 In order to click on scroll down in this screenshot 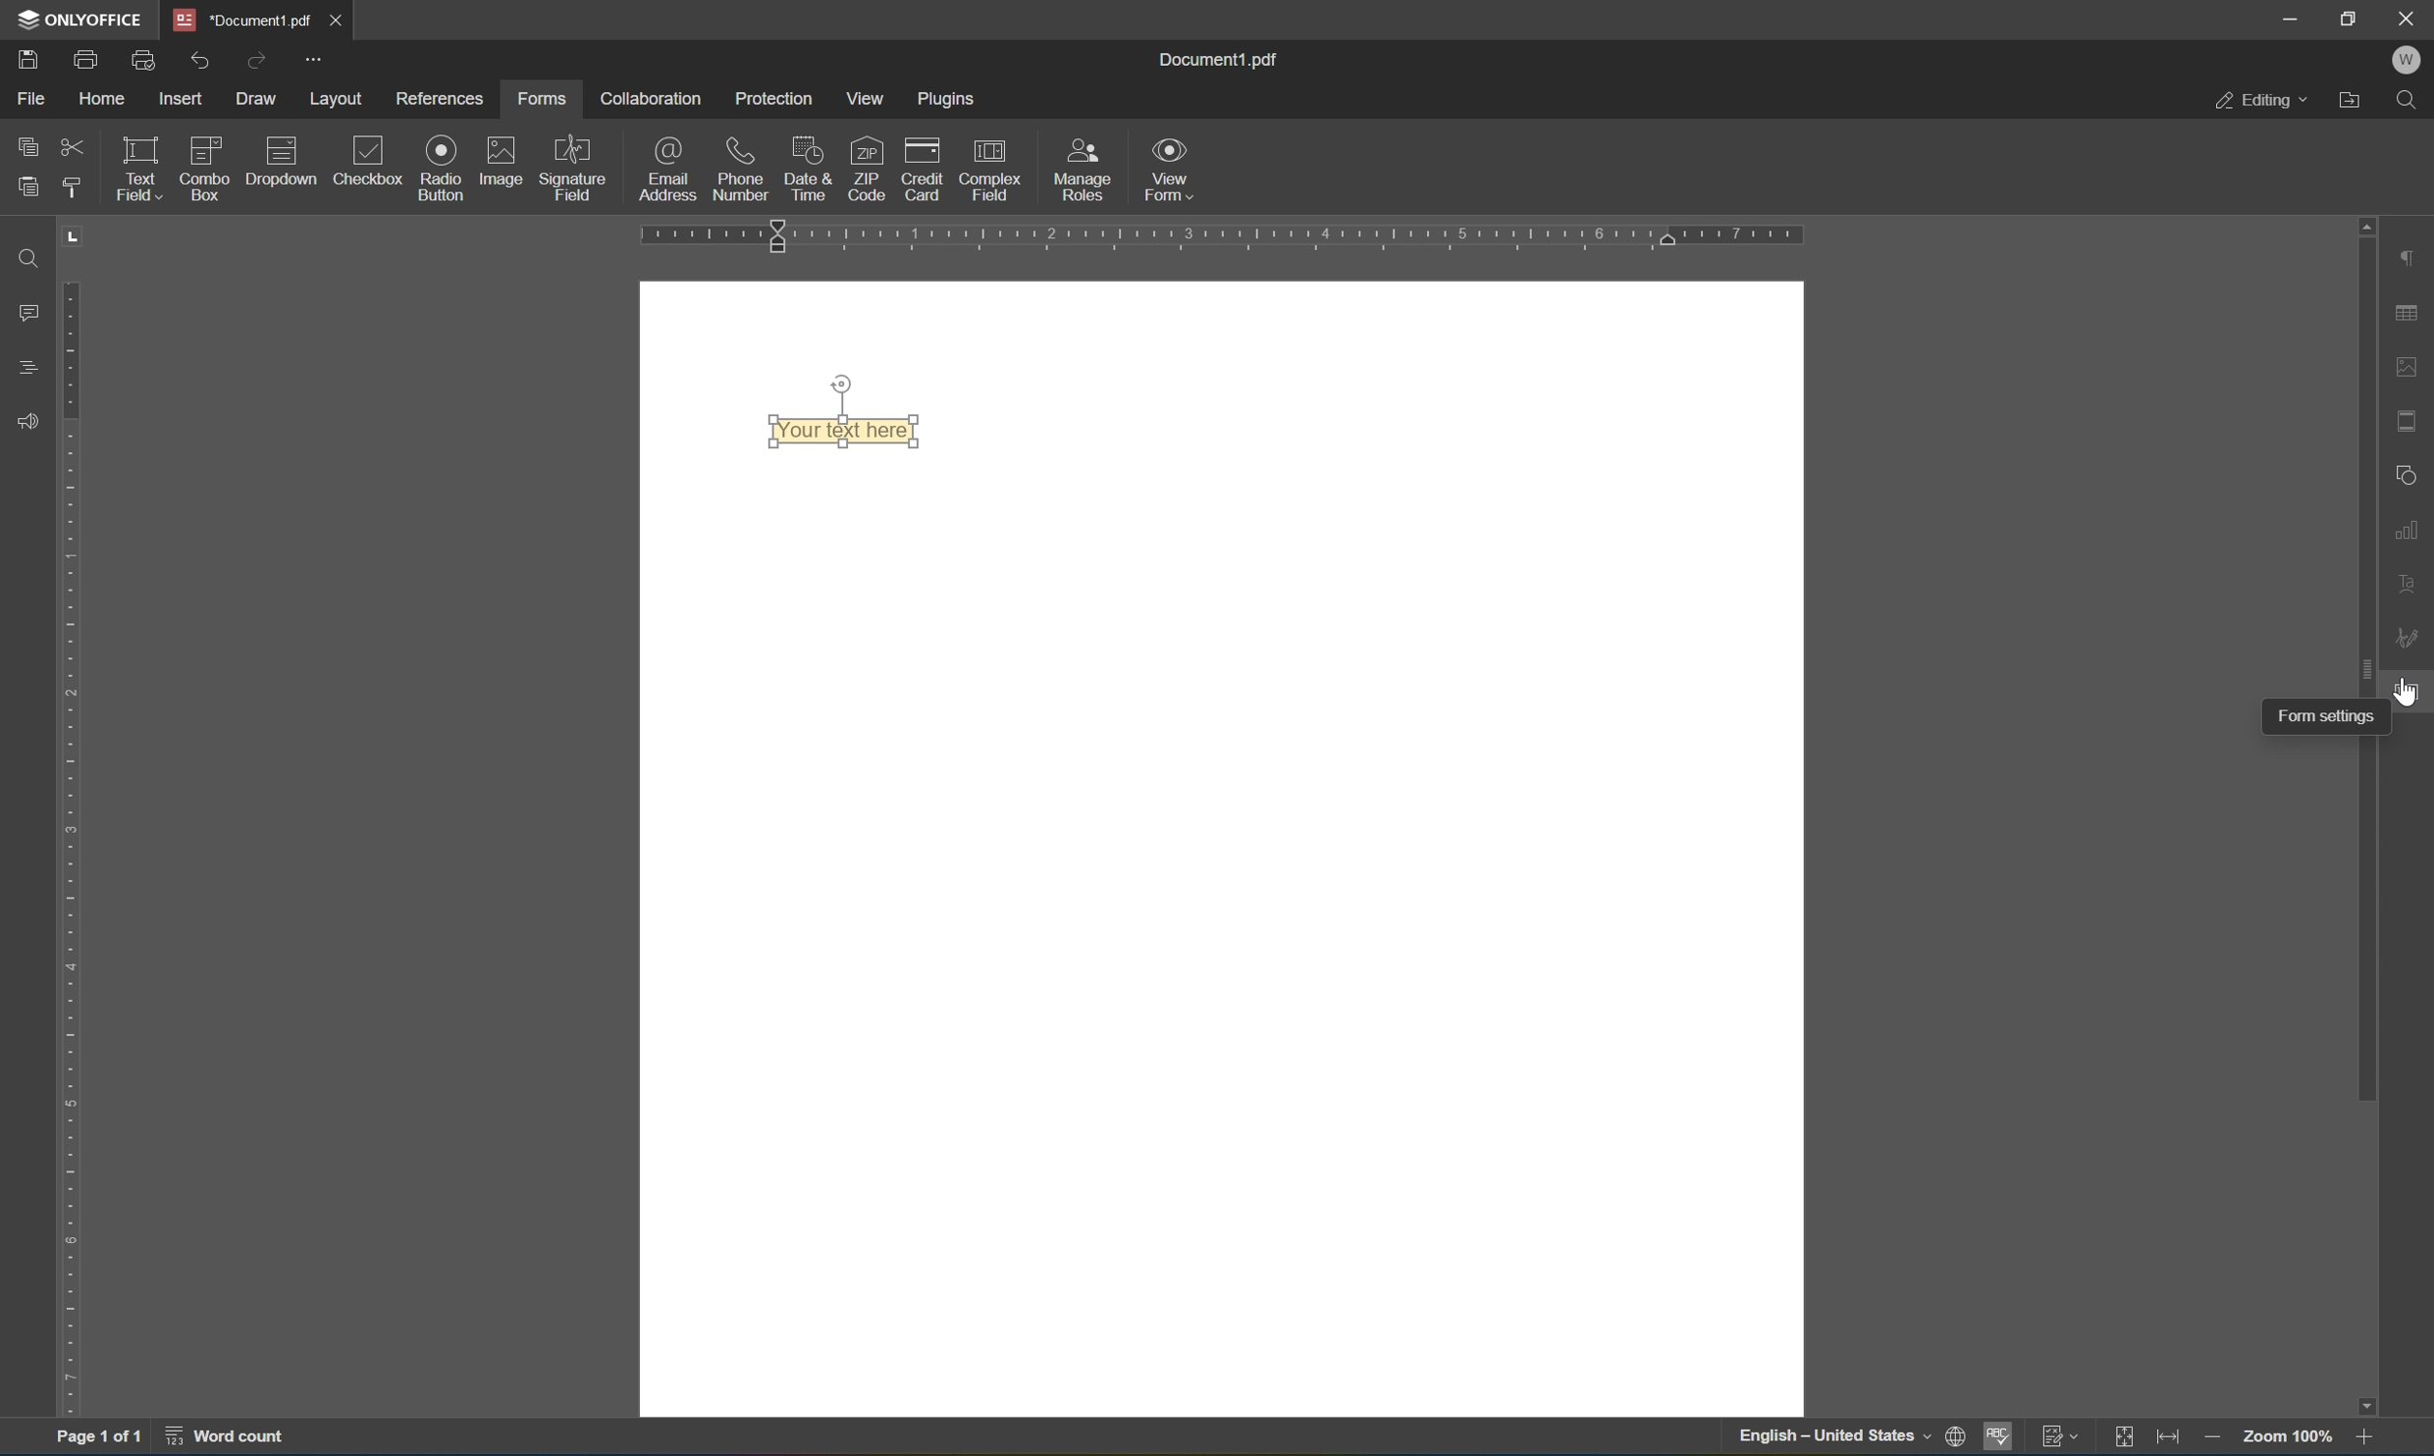, I will do `click(2361, 1408)`.